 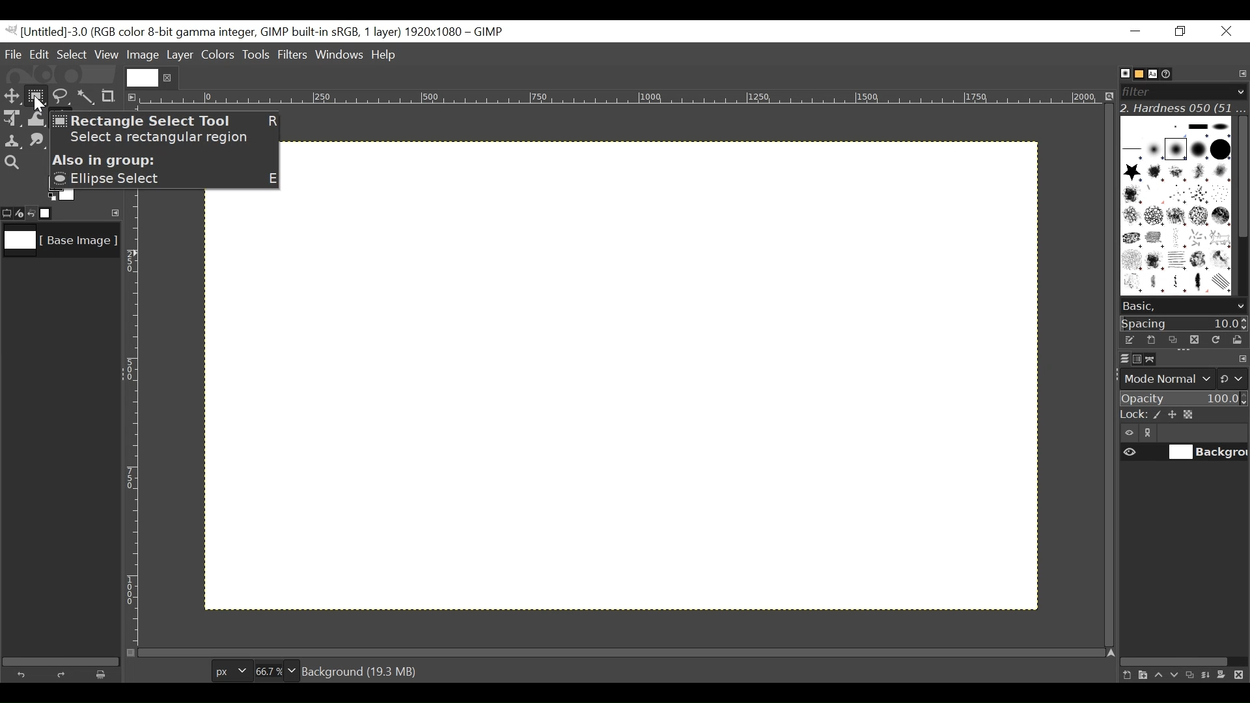 What do you see at coordinates (1214, 338) in the screenshot?
I see `Refresh` at bounding box center [1214, 338].